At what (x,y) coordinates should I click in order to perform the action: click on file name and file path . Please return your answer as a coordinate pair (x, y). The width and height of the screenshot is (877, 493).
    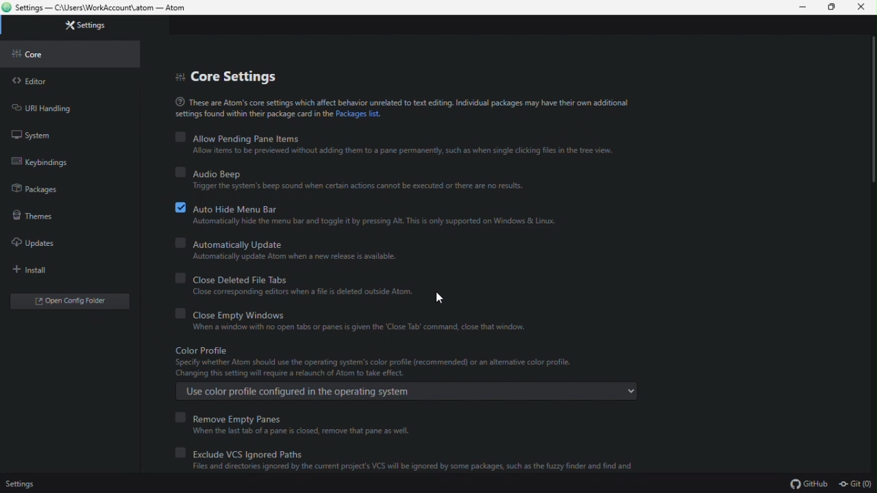
    Looking at the image, I should click on (98, 7).